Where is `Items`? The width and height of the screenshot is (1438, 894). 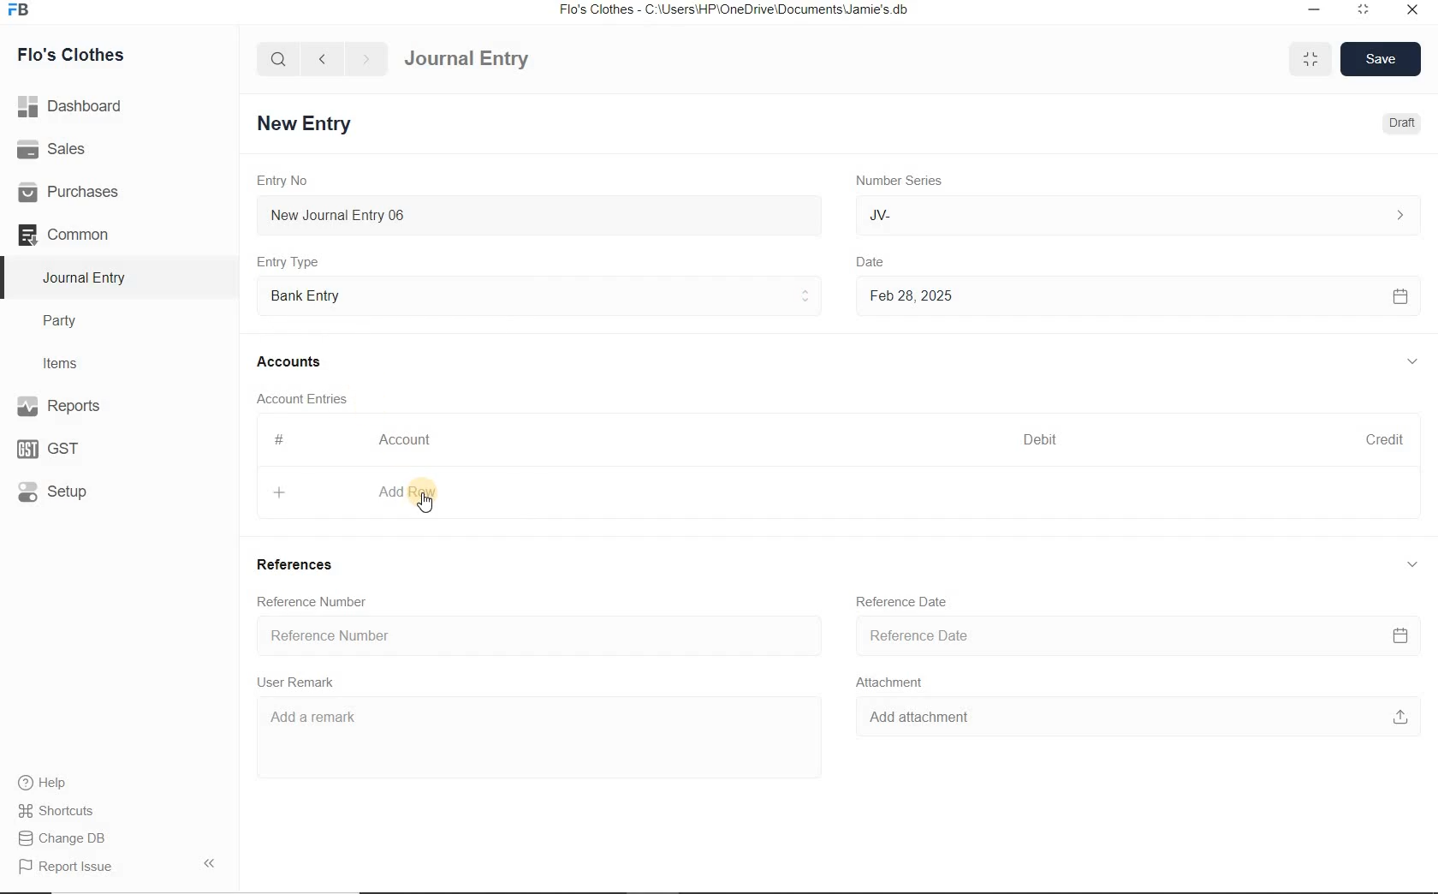 Items is located at coordinates (68, 361).